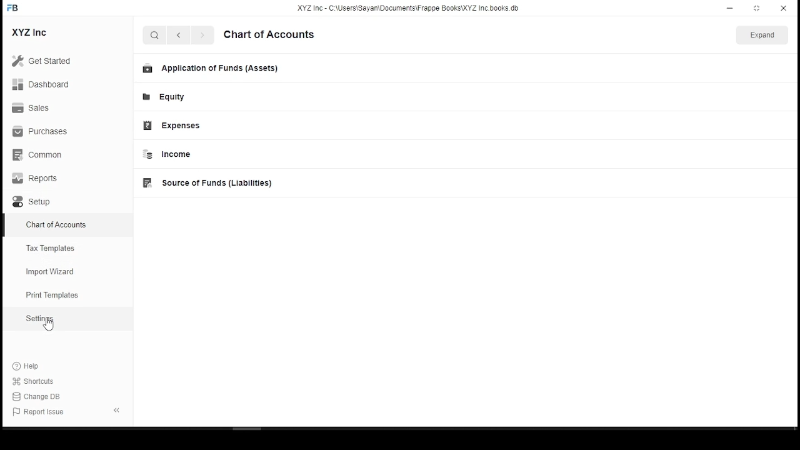 The image size is (800, 450). What do you see at coordinates (59, 225) in the screenshot?
I see `chart of accountes` at bounding box center [59, 225].